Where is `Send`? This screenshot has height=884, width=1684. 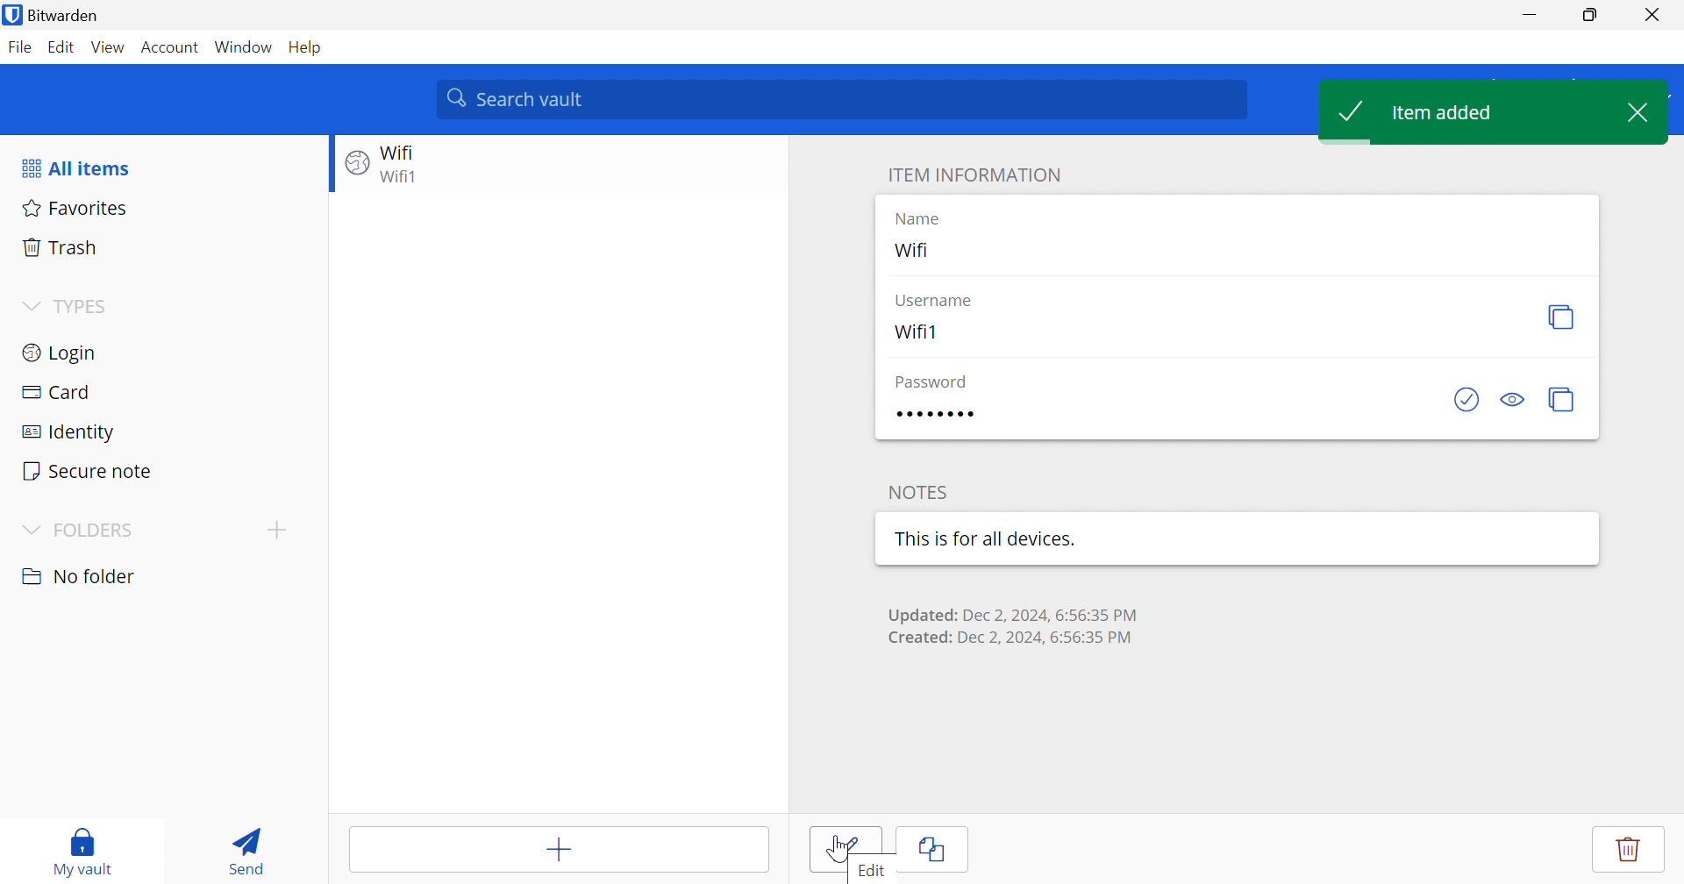 Send is located at coordinates (241, 847).